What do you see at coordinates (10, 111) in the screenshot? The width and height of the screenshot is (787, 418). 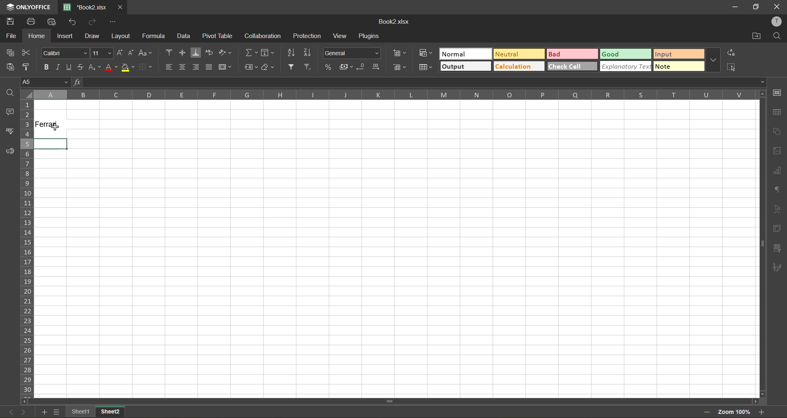 I see `comments` at bounding box center [10, 111].